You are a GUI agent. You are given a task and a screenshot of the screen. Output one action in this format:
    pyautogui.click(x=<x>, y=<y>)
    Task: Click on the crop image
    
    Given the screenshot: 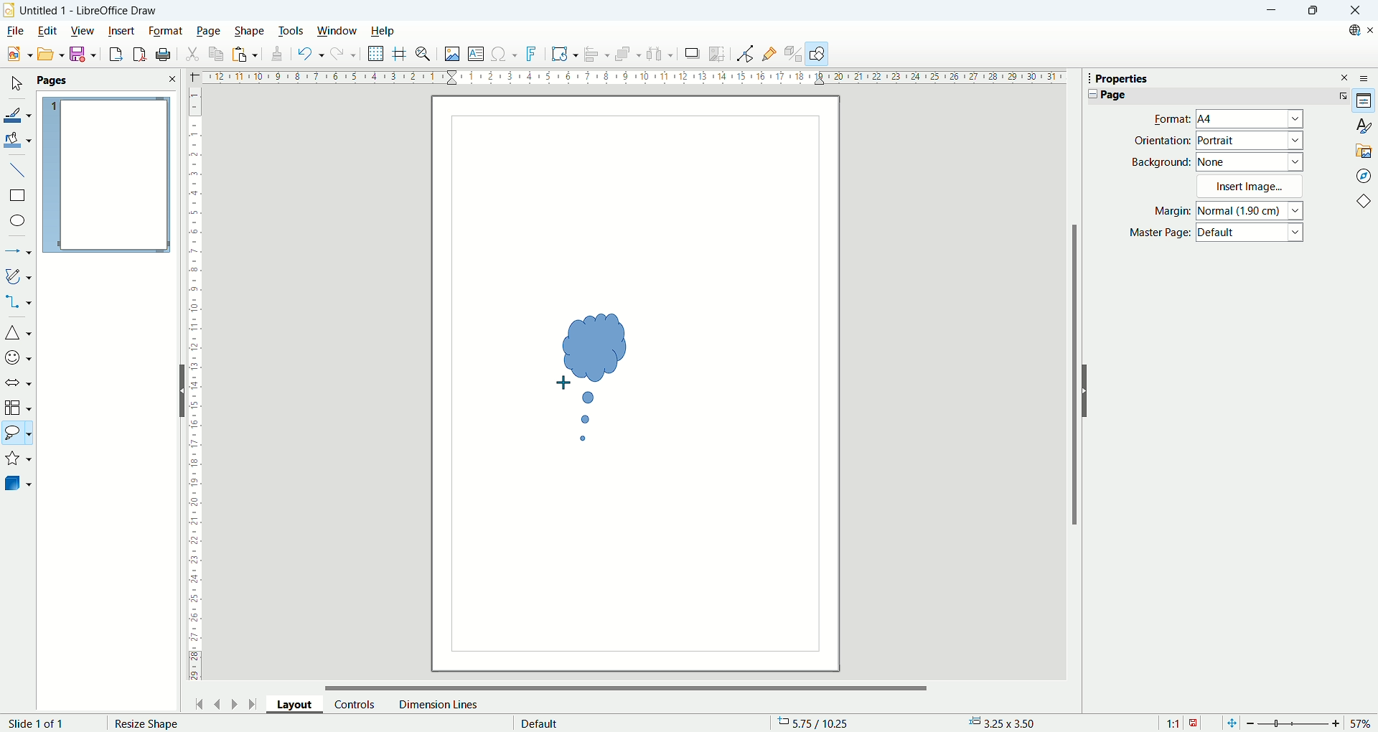 What is the action you would take?
    pyautogui.click(x=718, y=52)
    